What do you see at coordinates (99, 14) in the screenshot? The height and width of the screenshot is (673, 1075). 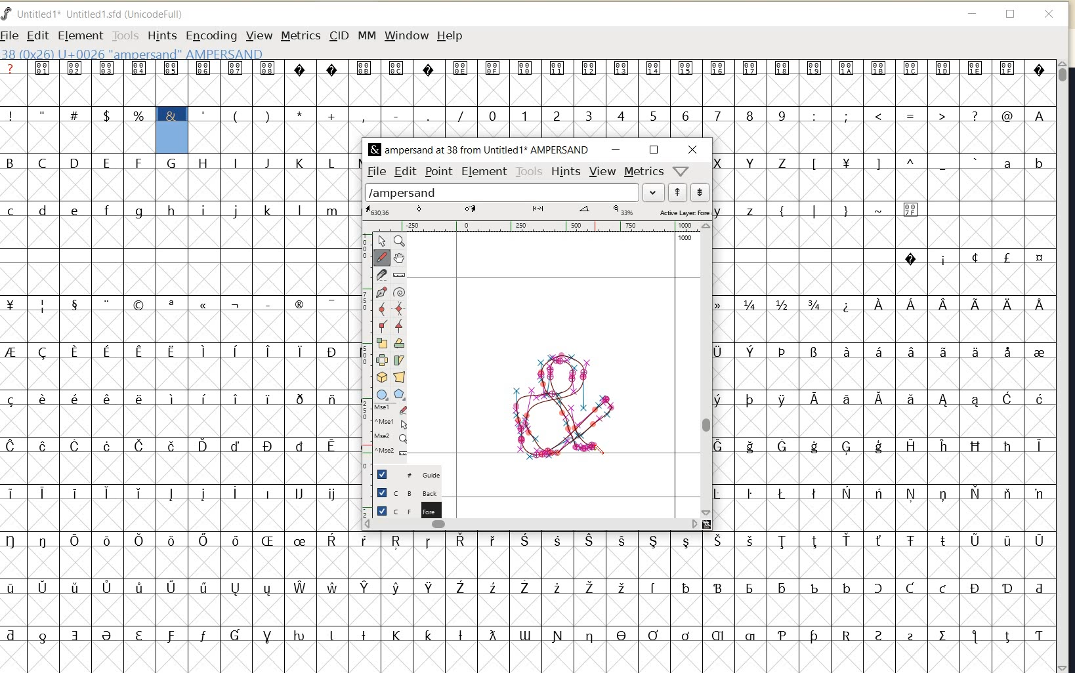 I see `FONT NAME` at bounding box center [99, 14].